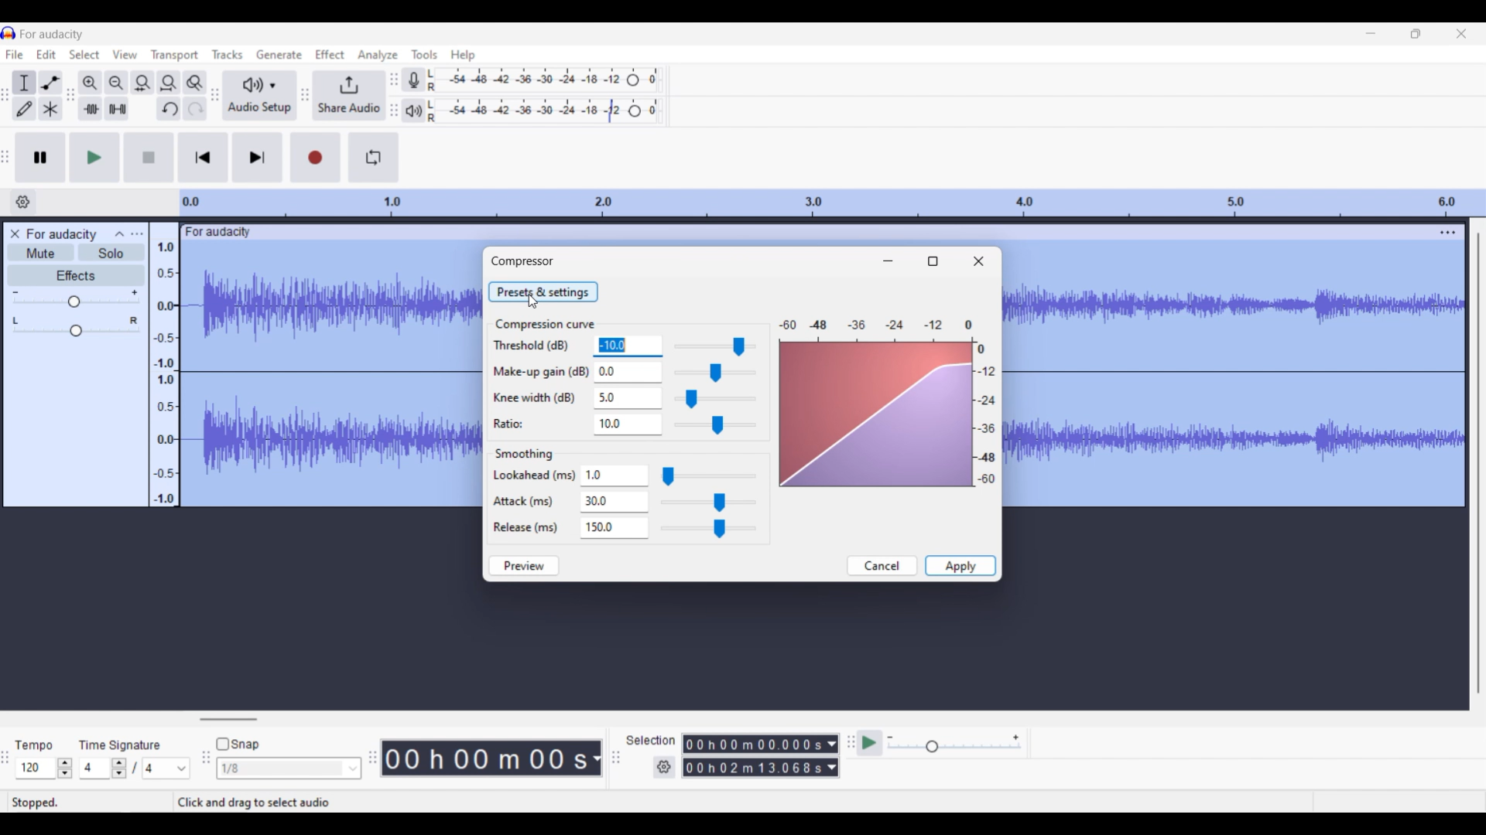  What do you see at coordinates (716, 399) in the screenshot?
I see `Knee width slider` at bounding box center [716, 399].